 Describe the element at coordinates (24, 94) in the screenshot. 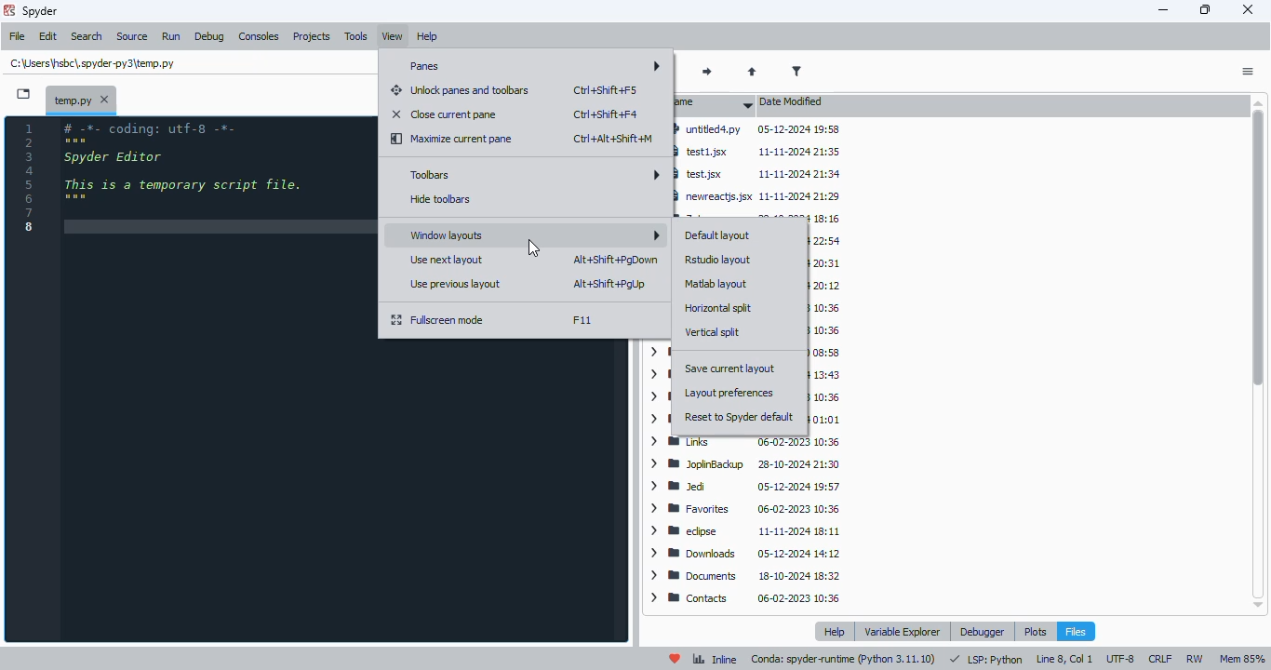

I see `browse tabs` at that location.